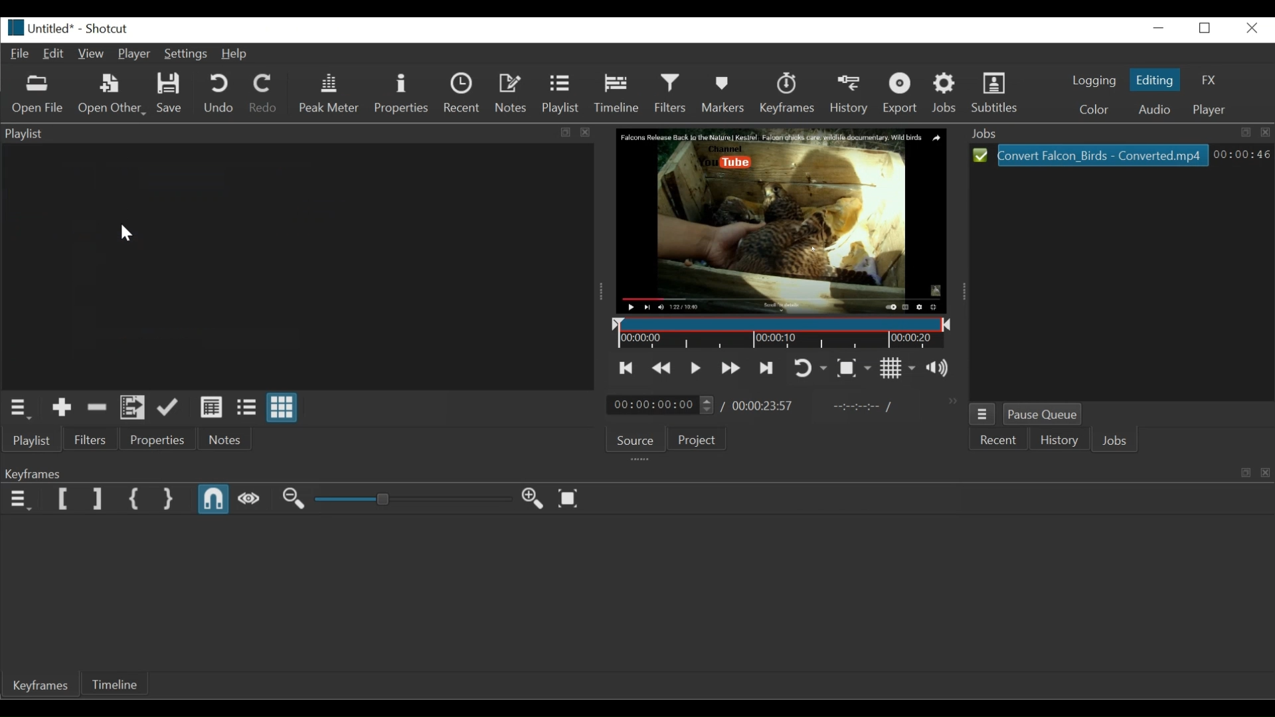  What do you see at coordinates (21, 54) in the screenshot?
I see `File` at bounding box center [21, 54].